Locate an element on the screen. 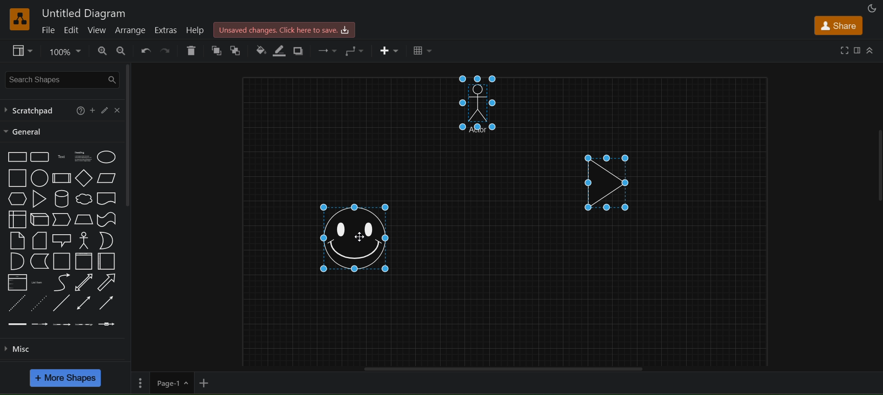 The width and height of the screenshot is (883, 395). format is located at coordinates (857, 50).